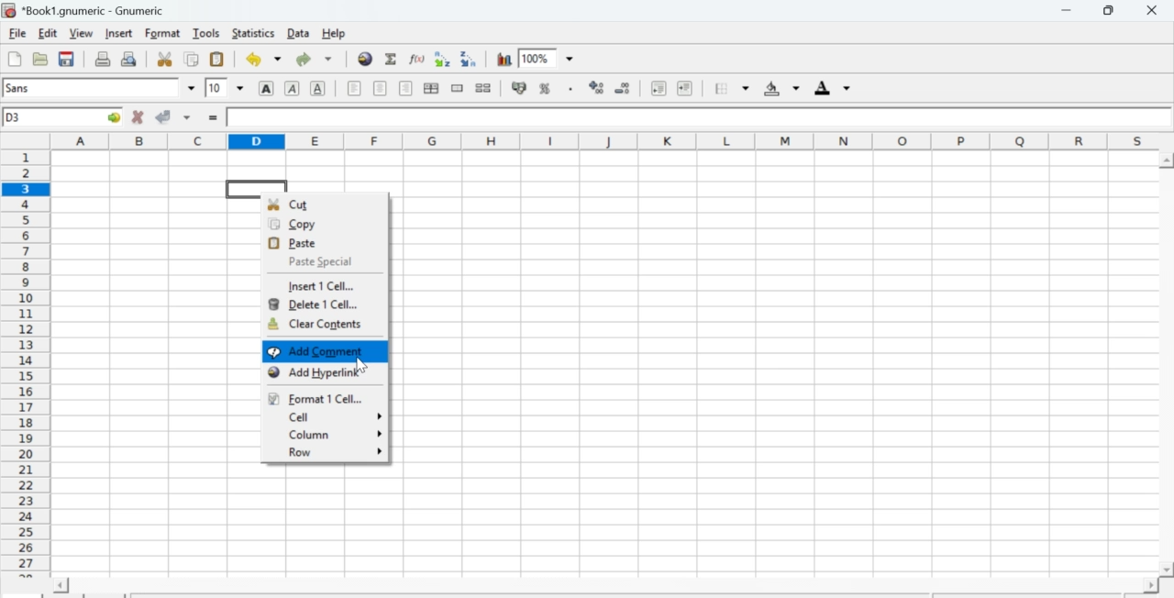  I want to click on Format the selection as accounting, so click(519, 87).